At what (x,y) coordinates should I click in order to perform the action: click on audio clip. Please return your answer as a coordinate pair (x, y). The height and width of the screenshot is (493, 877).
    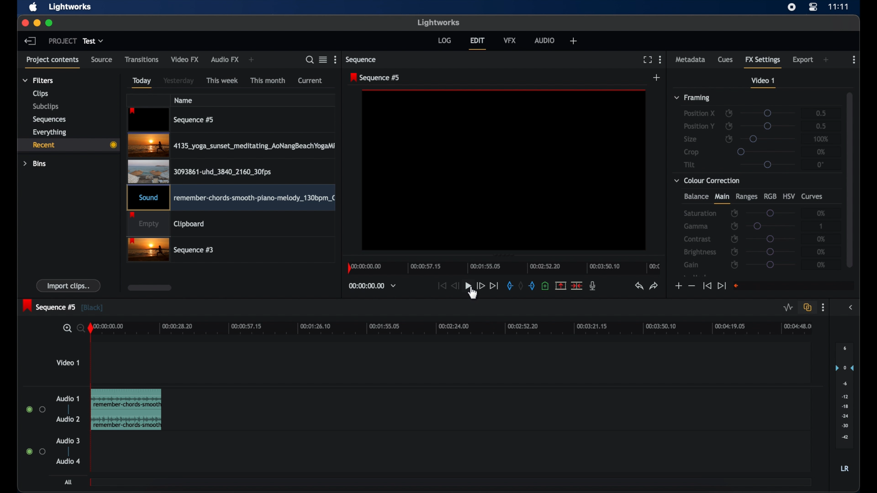
    Looking at the image, I should click on (231, 199).